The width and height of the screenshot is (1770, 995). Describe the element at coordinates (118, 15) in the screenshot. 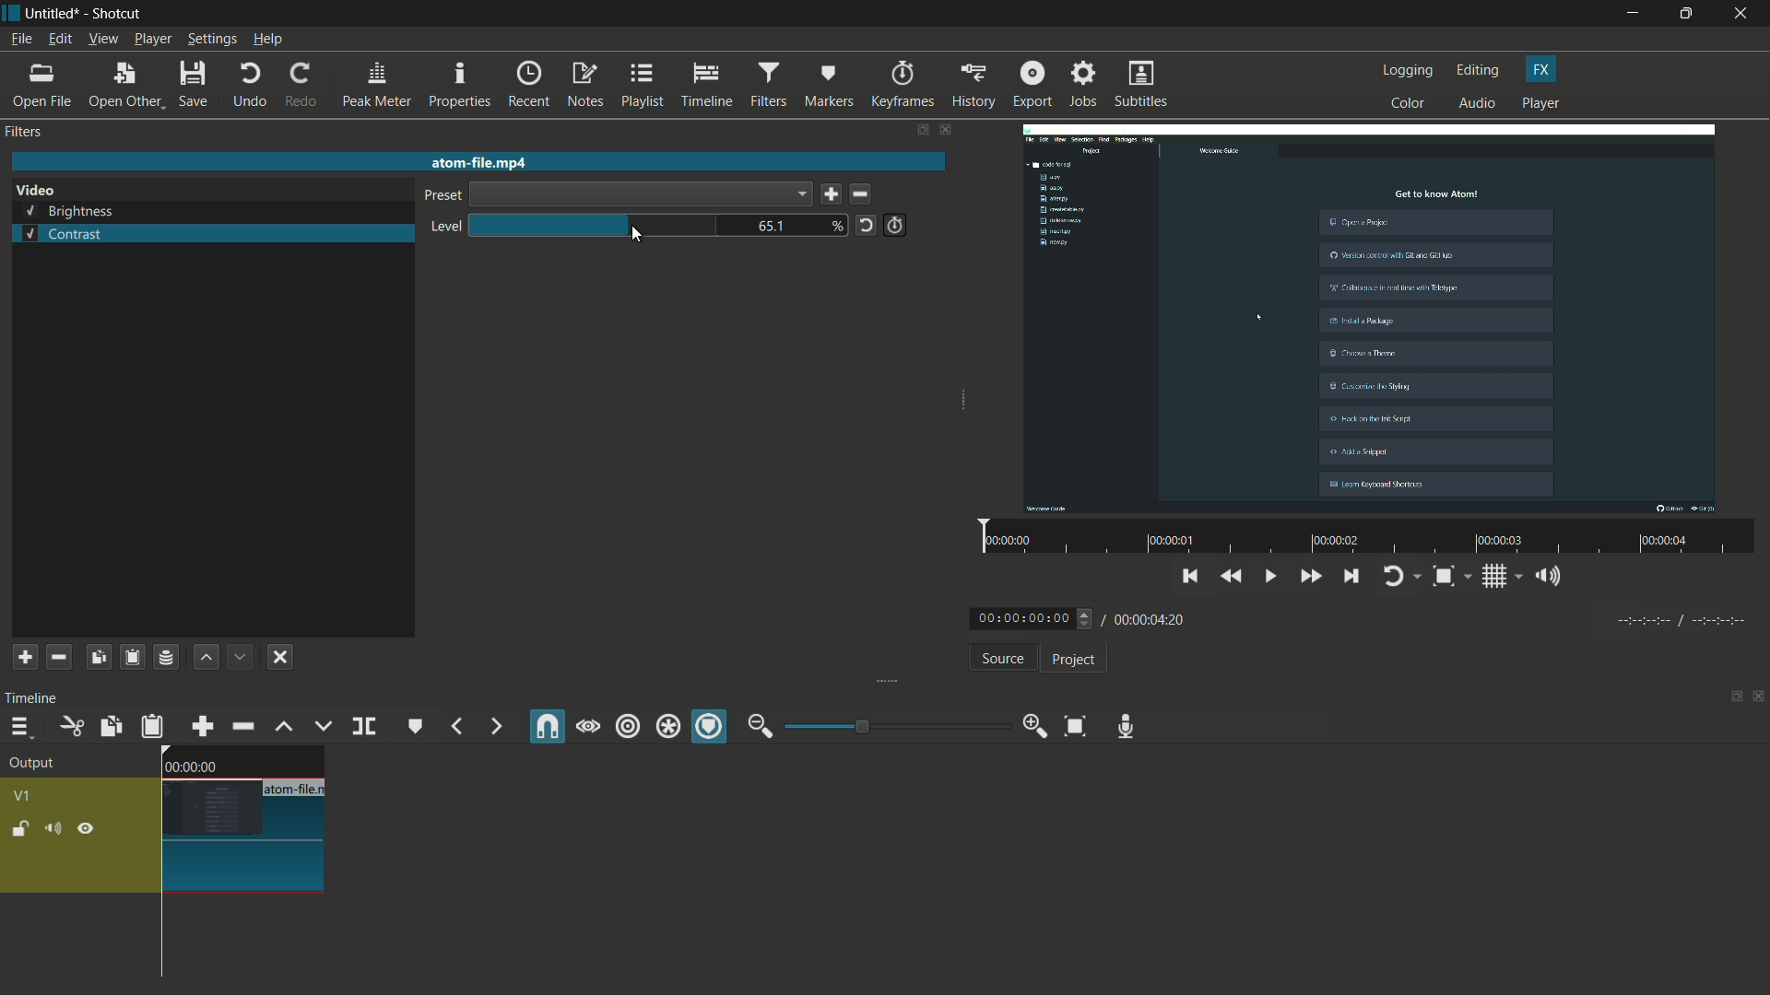

I see `Shotcut` at that location.